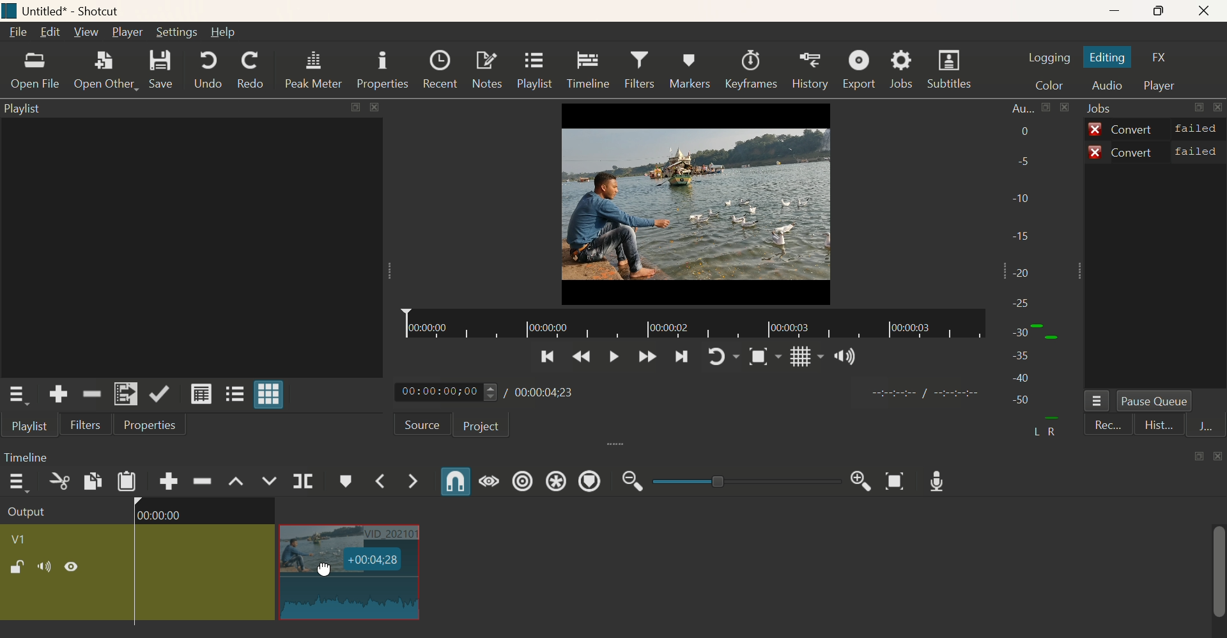  What do you see at coordinates (171, 71) in the screenshot?
I see `Save` at bounding box center [171, 71].